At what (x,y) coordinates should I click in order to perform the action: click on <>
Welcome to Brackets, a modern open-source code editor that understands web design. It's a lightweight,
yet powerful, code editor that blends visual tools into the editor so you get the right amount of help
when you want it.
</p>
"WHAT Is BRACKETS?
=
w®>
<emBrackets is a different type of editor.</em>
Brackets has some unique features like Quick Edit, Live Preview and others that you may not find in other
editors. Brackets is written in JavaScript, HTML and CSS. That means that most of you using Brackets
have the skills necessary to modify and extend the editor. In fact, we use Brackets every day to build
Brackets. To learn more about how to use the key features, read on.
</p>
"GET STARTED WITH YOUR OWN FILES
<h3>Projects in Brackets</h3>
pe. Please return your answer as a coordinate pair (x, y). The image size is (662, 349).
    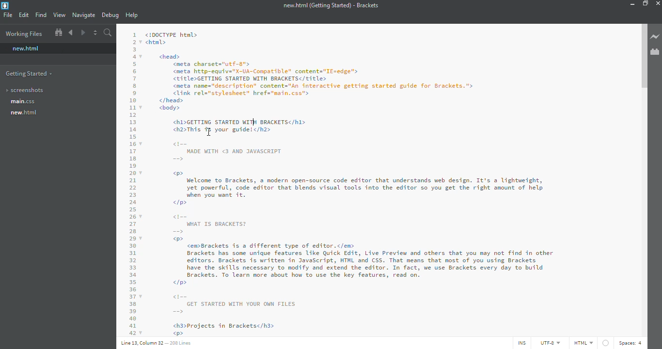
    Looking at the image, I should click on (352, 253).